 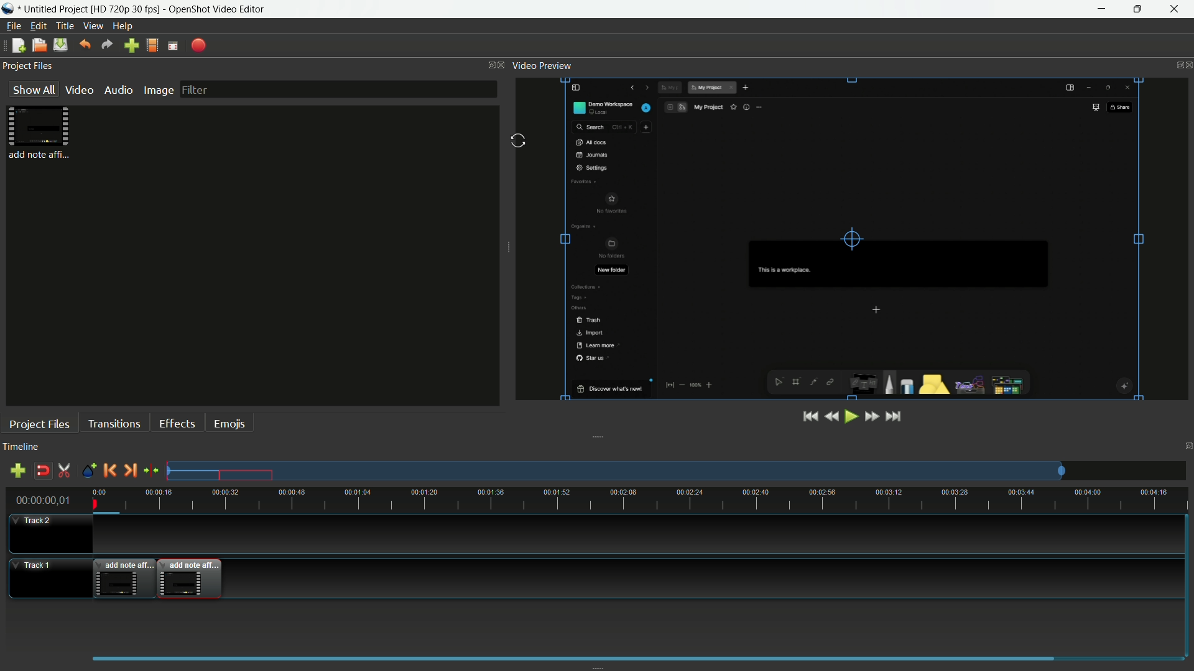 I want to click on new file, so click(x=19, y=45).